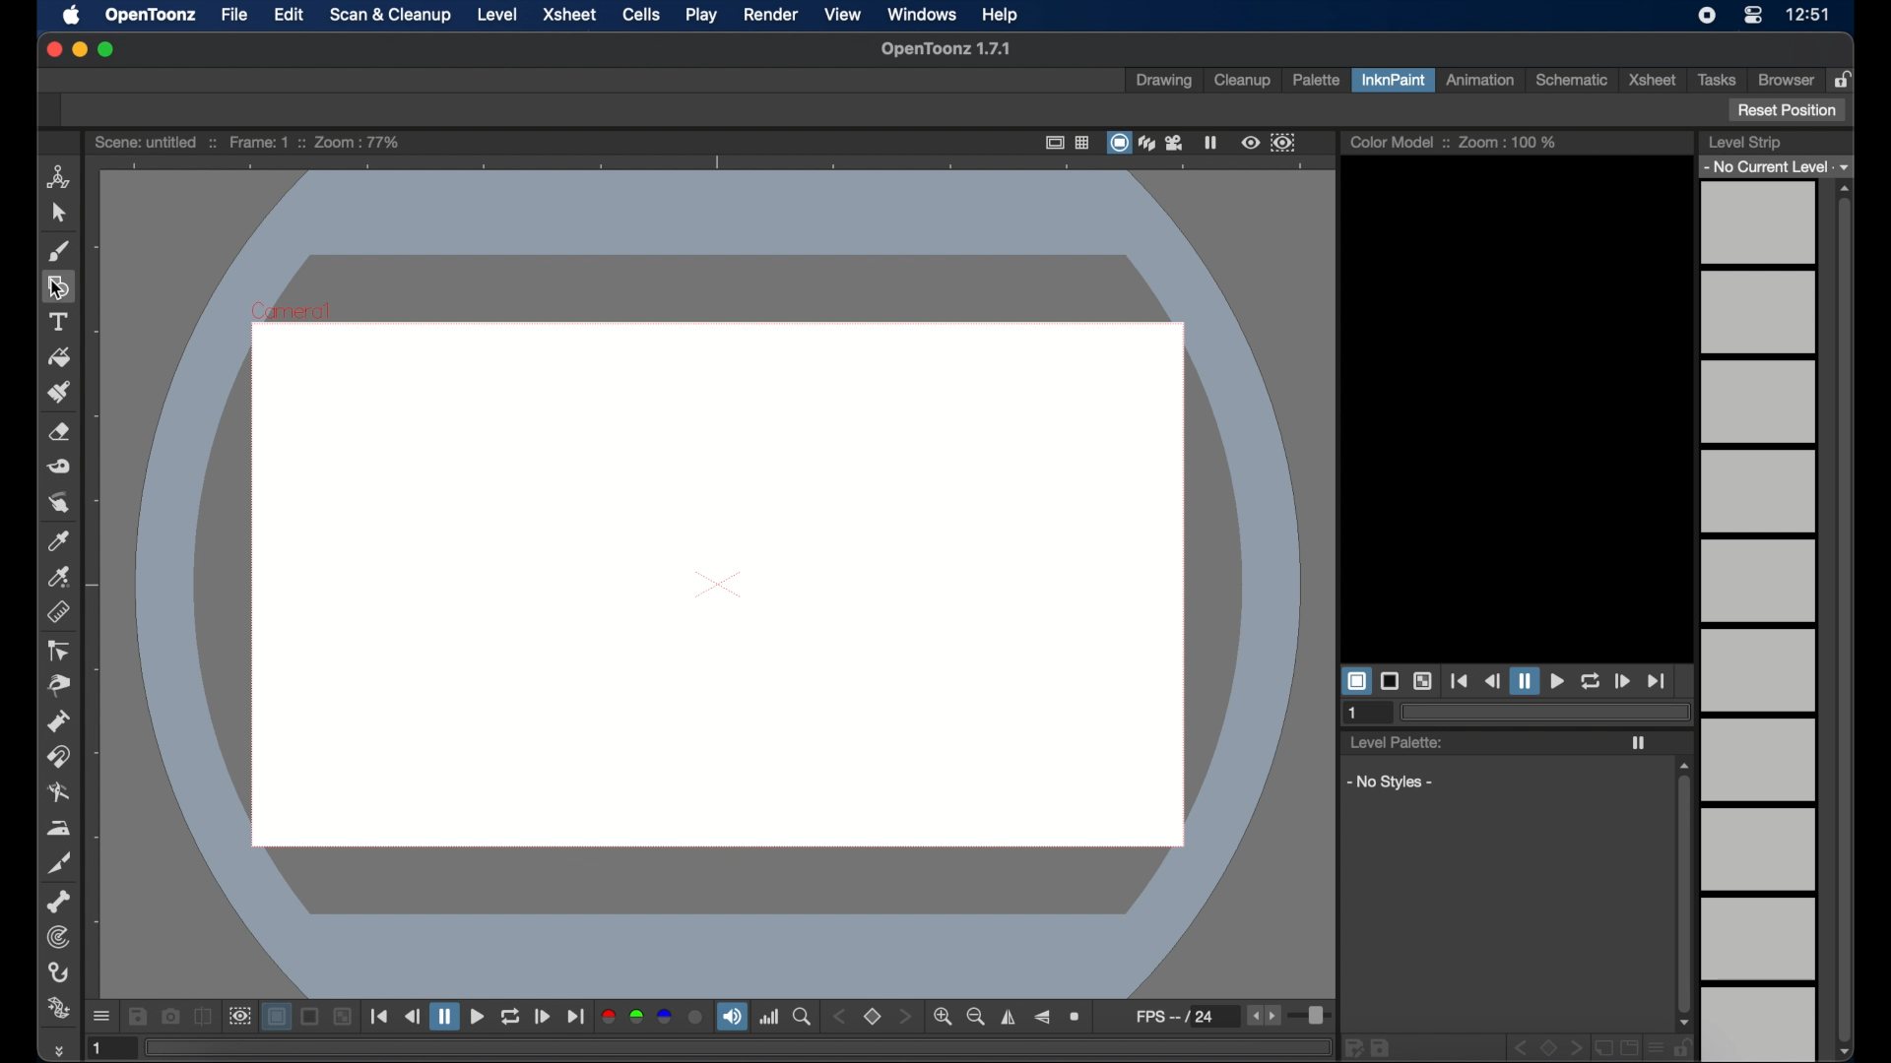 Image resolution: width=1891 pixels, height=1063 pixels. Describe the element at coordinates (59, 903) in the screenshot. I see `skeleton tool` at that location.